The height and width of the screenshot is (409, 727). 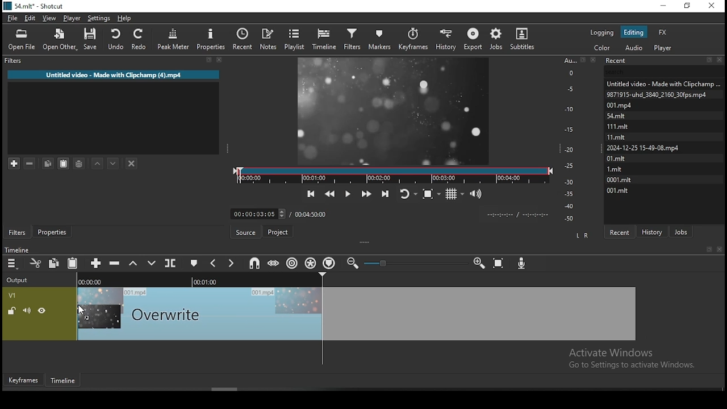 What do you see at coordinates (53, 262) in the screenshot?
I see `copy` at bounding box center [53, 262].